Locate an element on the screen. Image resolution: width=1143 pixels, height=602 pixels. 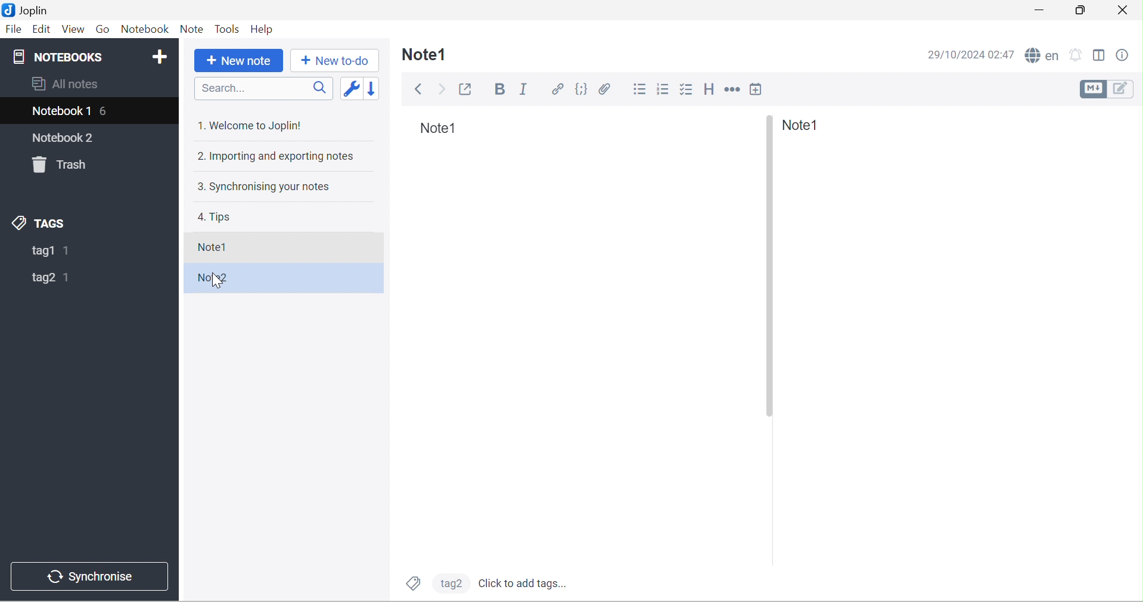
Note1 is located at coordinates (439, 128).